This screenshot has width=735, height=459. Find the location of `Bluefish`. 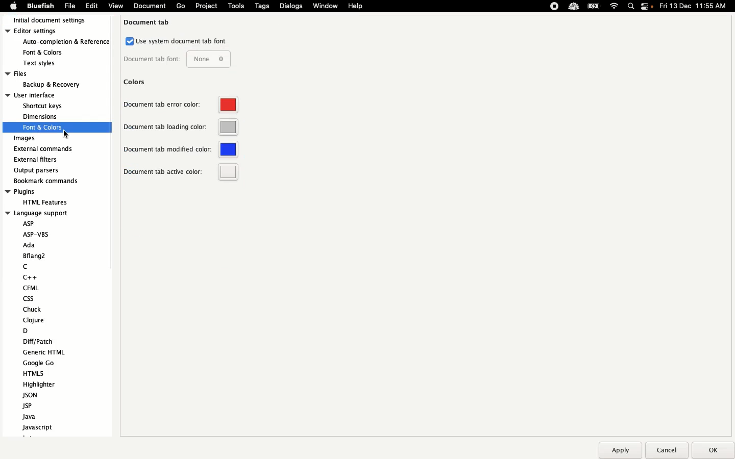

Bluefish is located at coordinates (39, 6).